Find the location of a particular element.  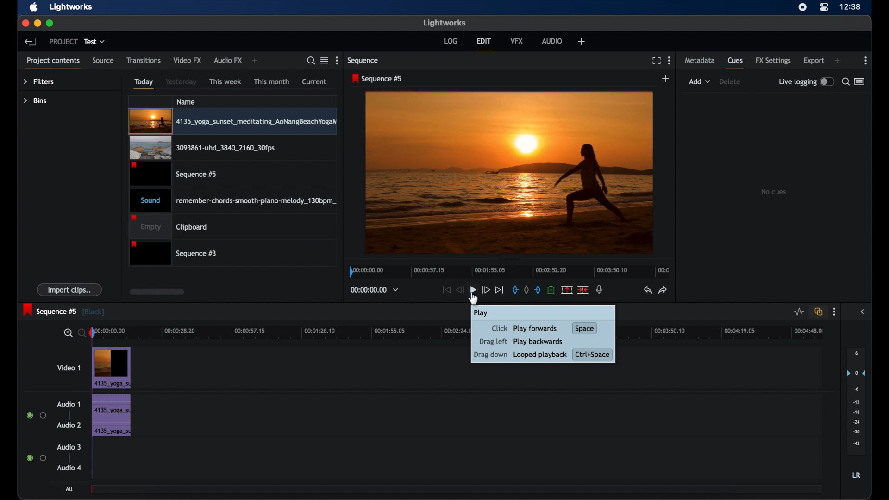

zoom  is located at coordinates (72, 332).